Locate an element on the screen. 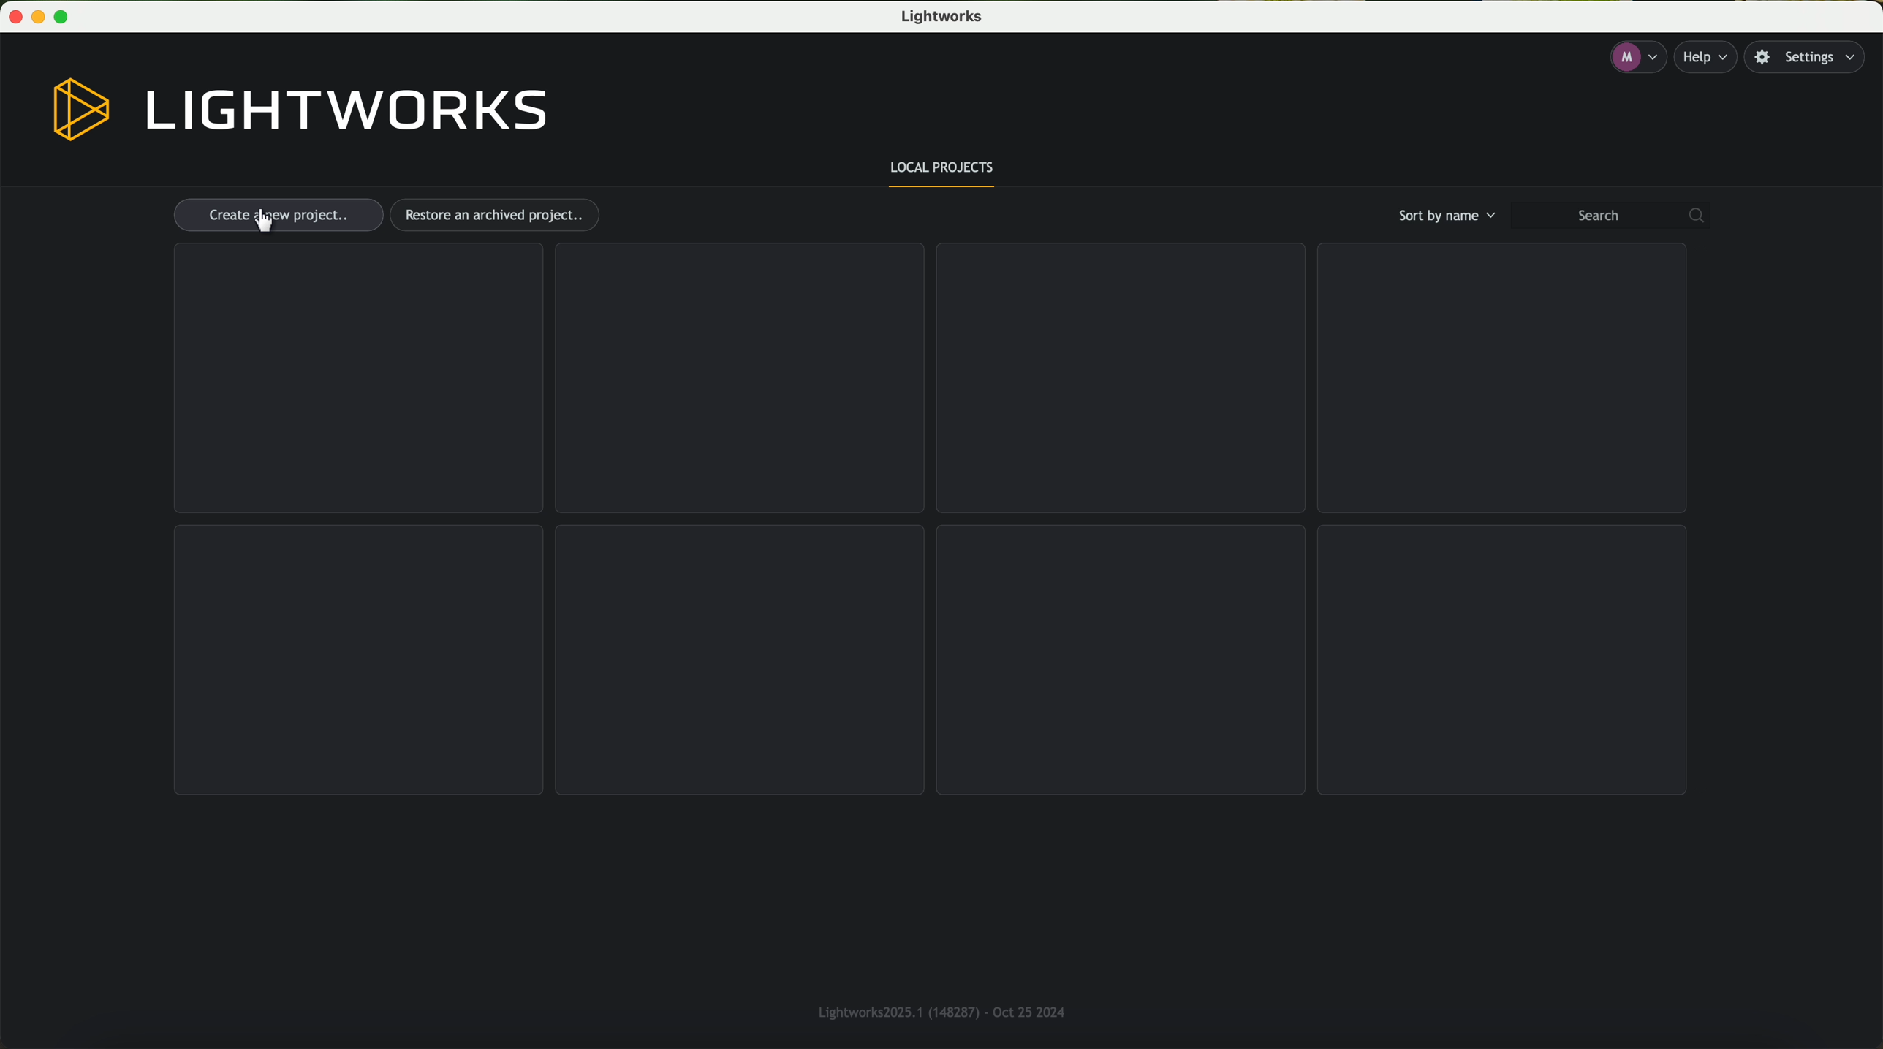  restore an archived project is located at coordinates (499, 215).